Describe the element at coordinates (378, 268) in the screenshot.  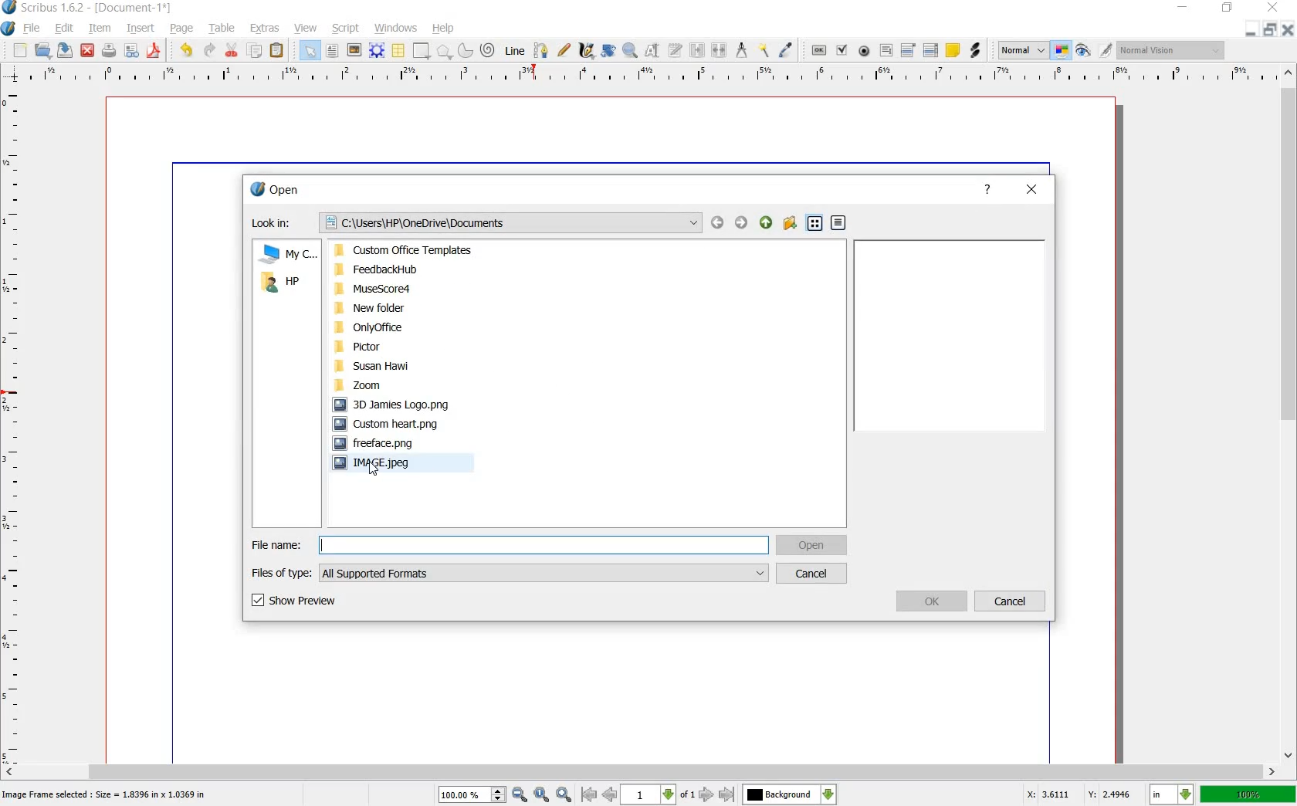
I see `FeedbackHub` at that location.